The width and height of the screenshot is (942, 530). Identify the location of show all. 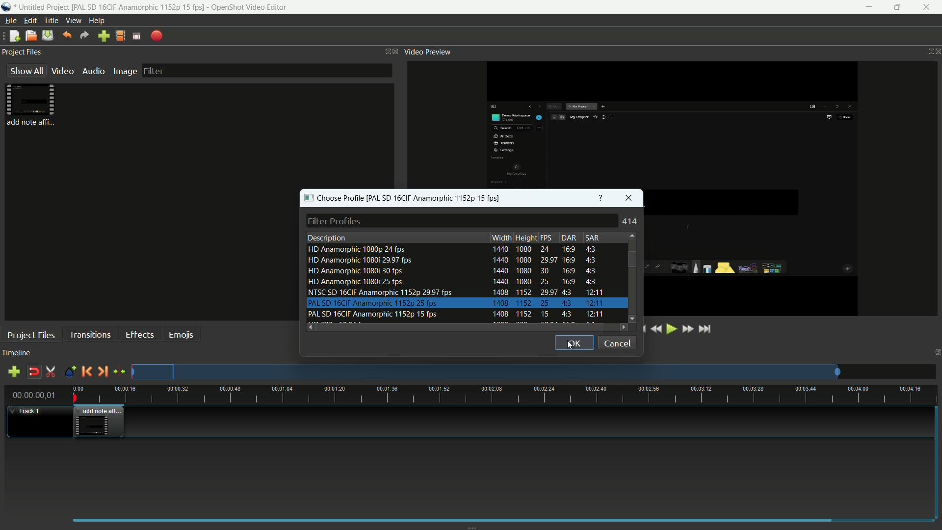
(25, 71).